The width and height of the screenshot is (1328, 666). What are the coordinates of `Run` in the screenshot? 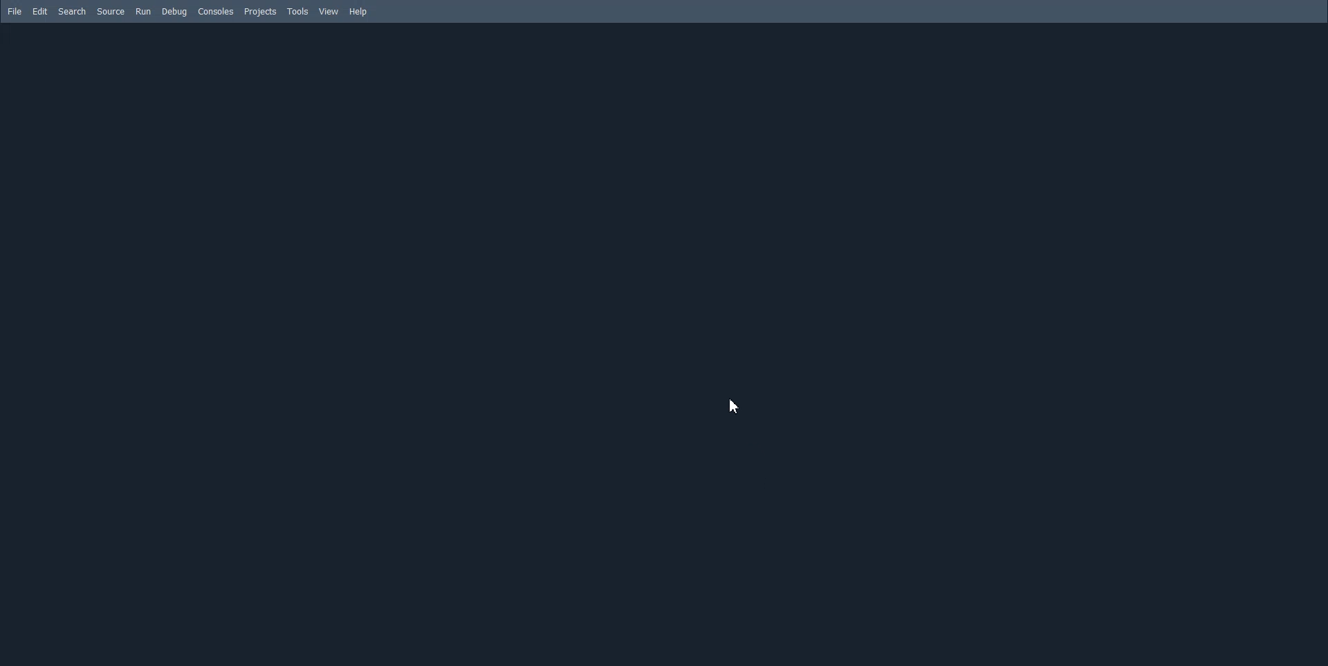 It's located at (142, 12).